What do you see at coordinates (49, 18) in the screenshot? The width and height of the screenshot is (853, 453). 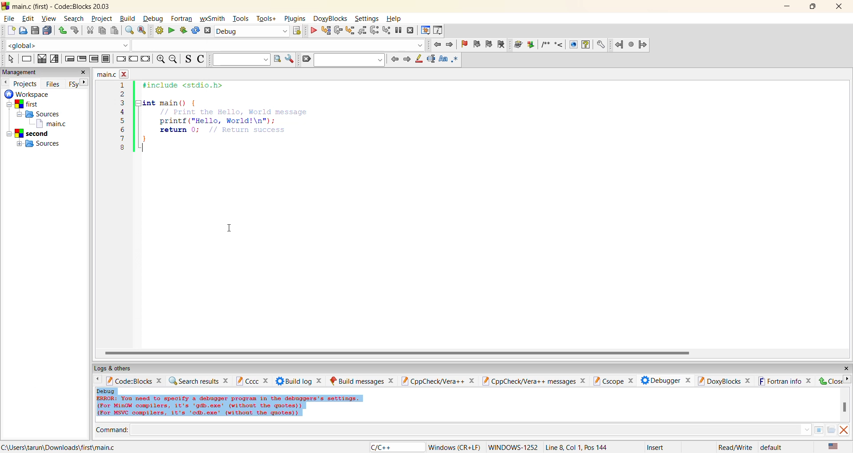 I see `view` at bounding box center [49, 18].